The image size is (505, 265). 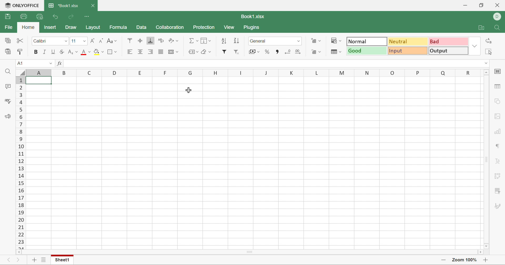 What do you see at coordinates (8, 41) in the screenshot?
I see `Copy` at bounding box center [8, 41].